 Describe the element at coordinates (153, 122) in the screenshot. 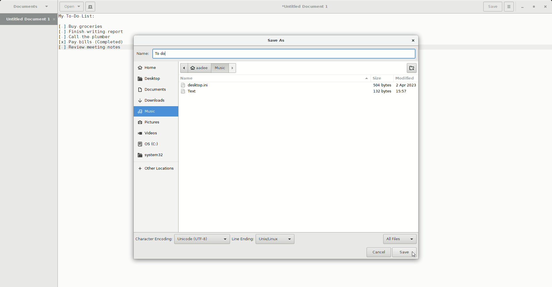

I see `Pictures` at that location.